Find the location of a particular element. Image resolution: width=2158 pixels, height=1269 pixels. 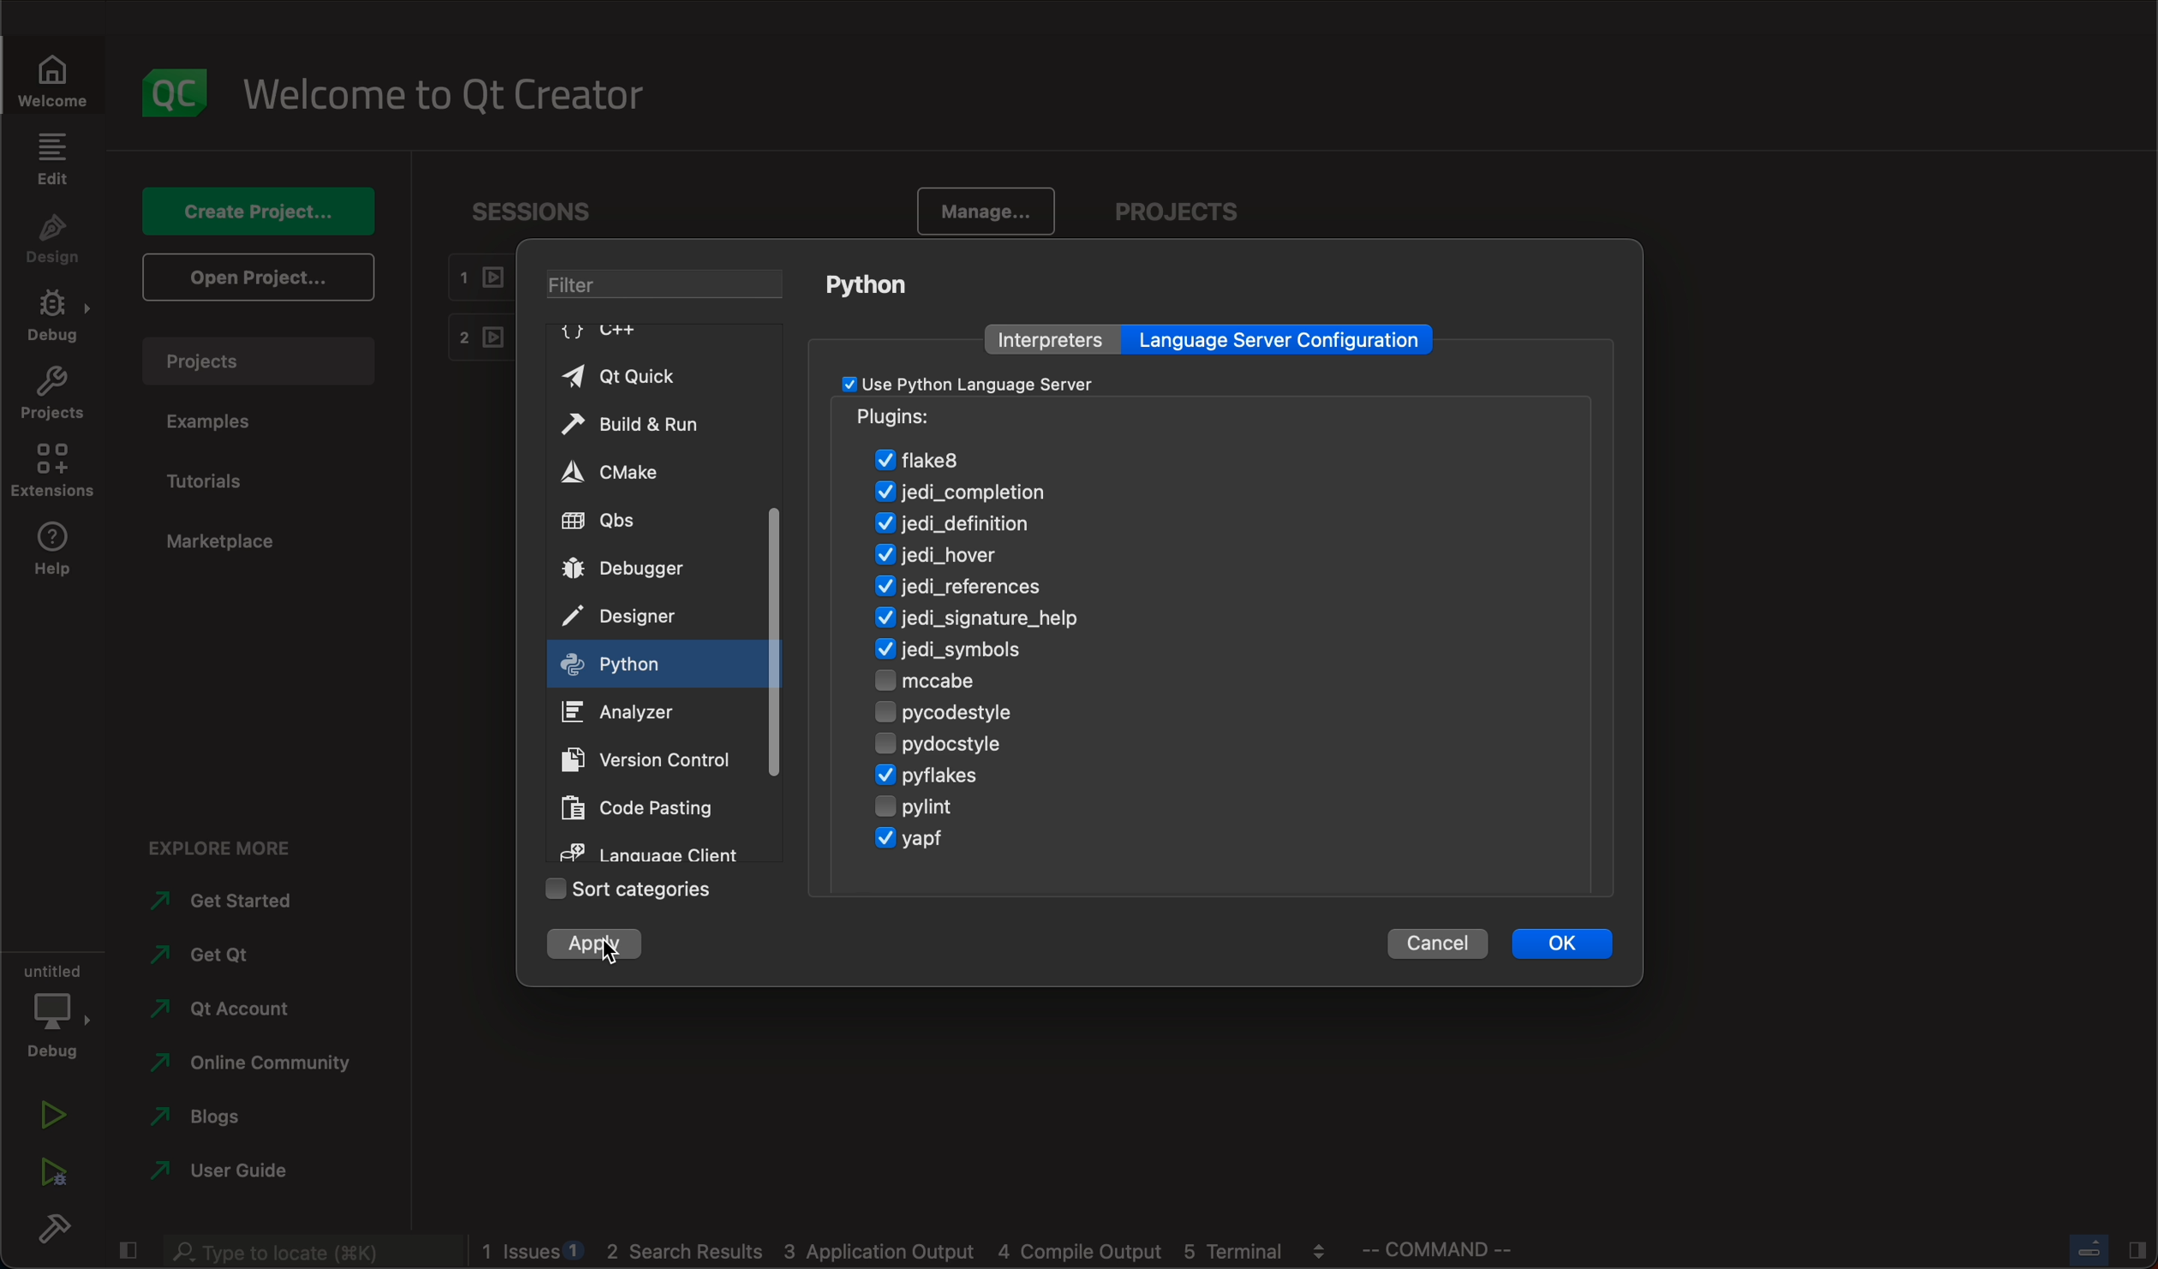

qbs is located at coordinates (639, 521).